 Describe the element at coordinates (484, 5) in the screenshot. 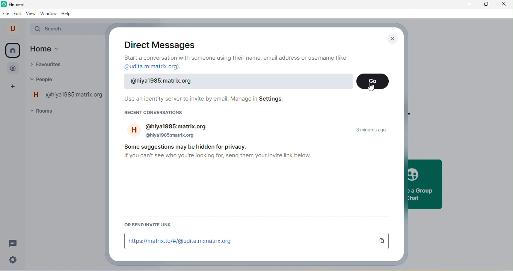

I see `maximize` at that location.